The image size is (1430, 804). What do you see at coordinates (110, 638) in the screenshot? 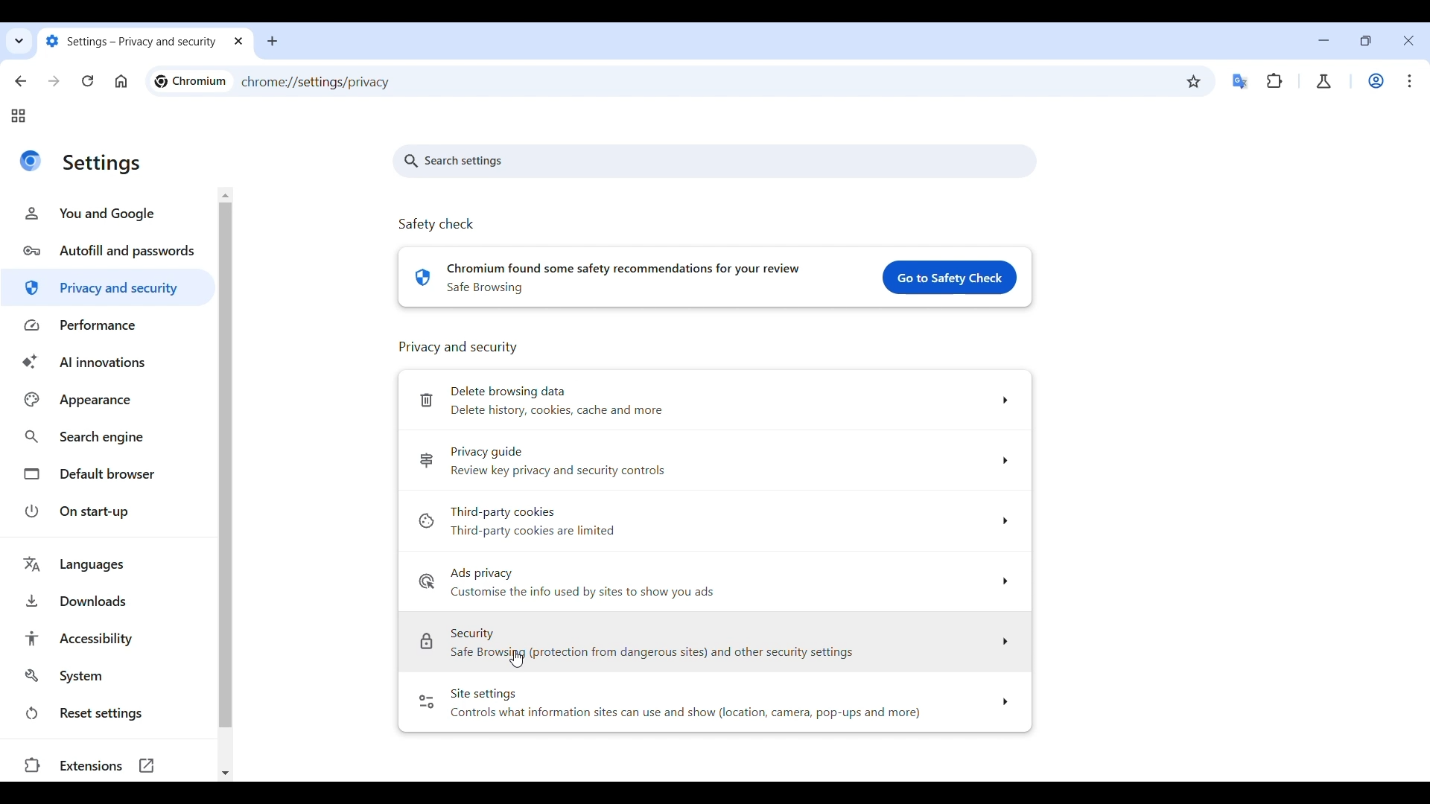
I see `Accessibility` at bounding box center [110, 638].